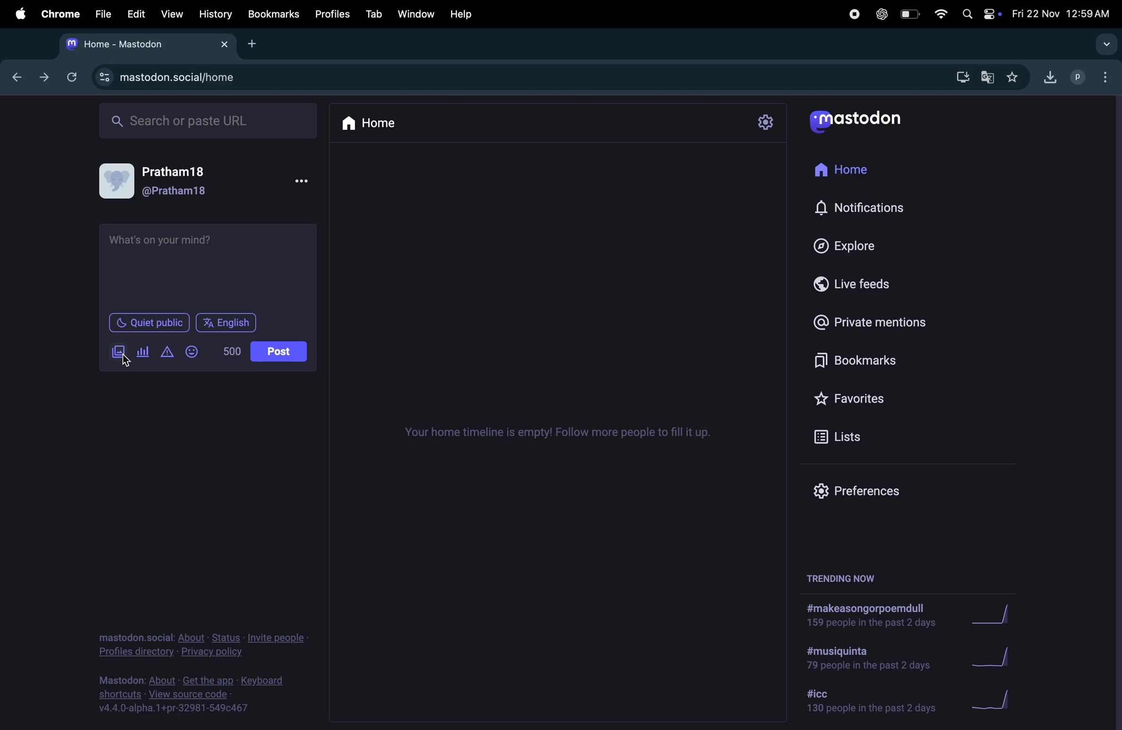 Image resolution: width=1122 pixels, height=730 pixels. I want to click on time line, so click(561, 433).